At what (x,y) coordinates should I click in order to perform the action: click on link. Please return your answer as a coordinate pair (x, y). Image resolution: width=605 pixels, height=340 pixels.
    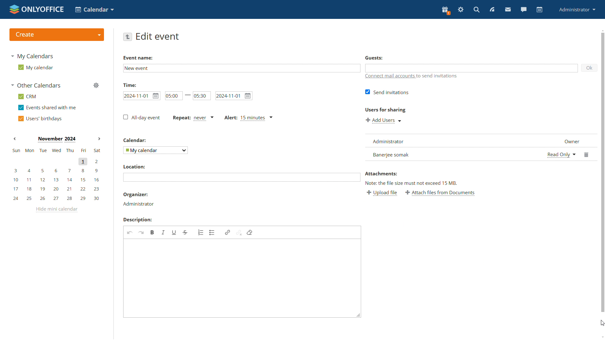
    Looking at the image, I should click on (227, 233).